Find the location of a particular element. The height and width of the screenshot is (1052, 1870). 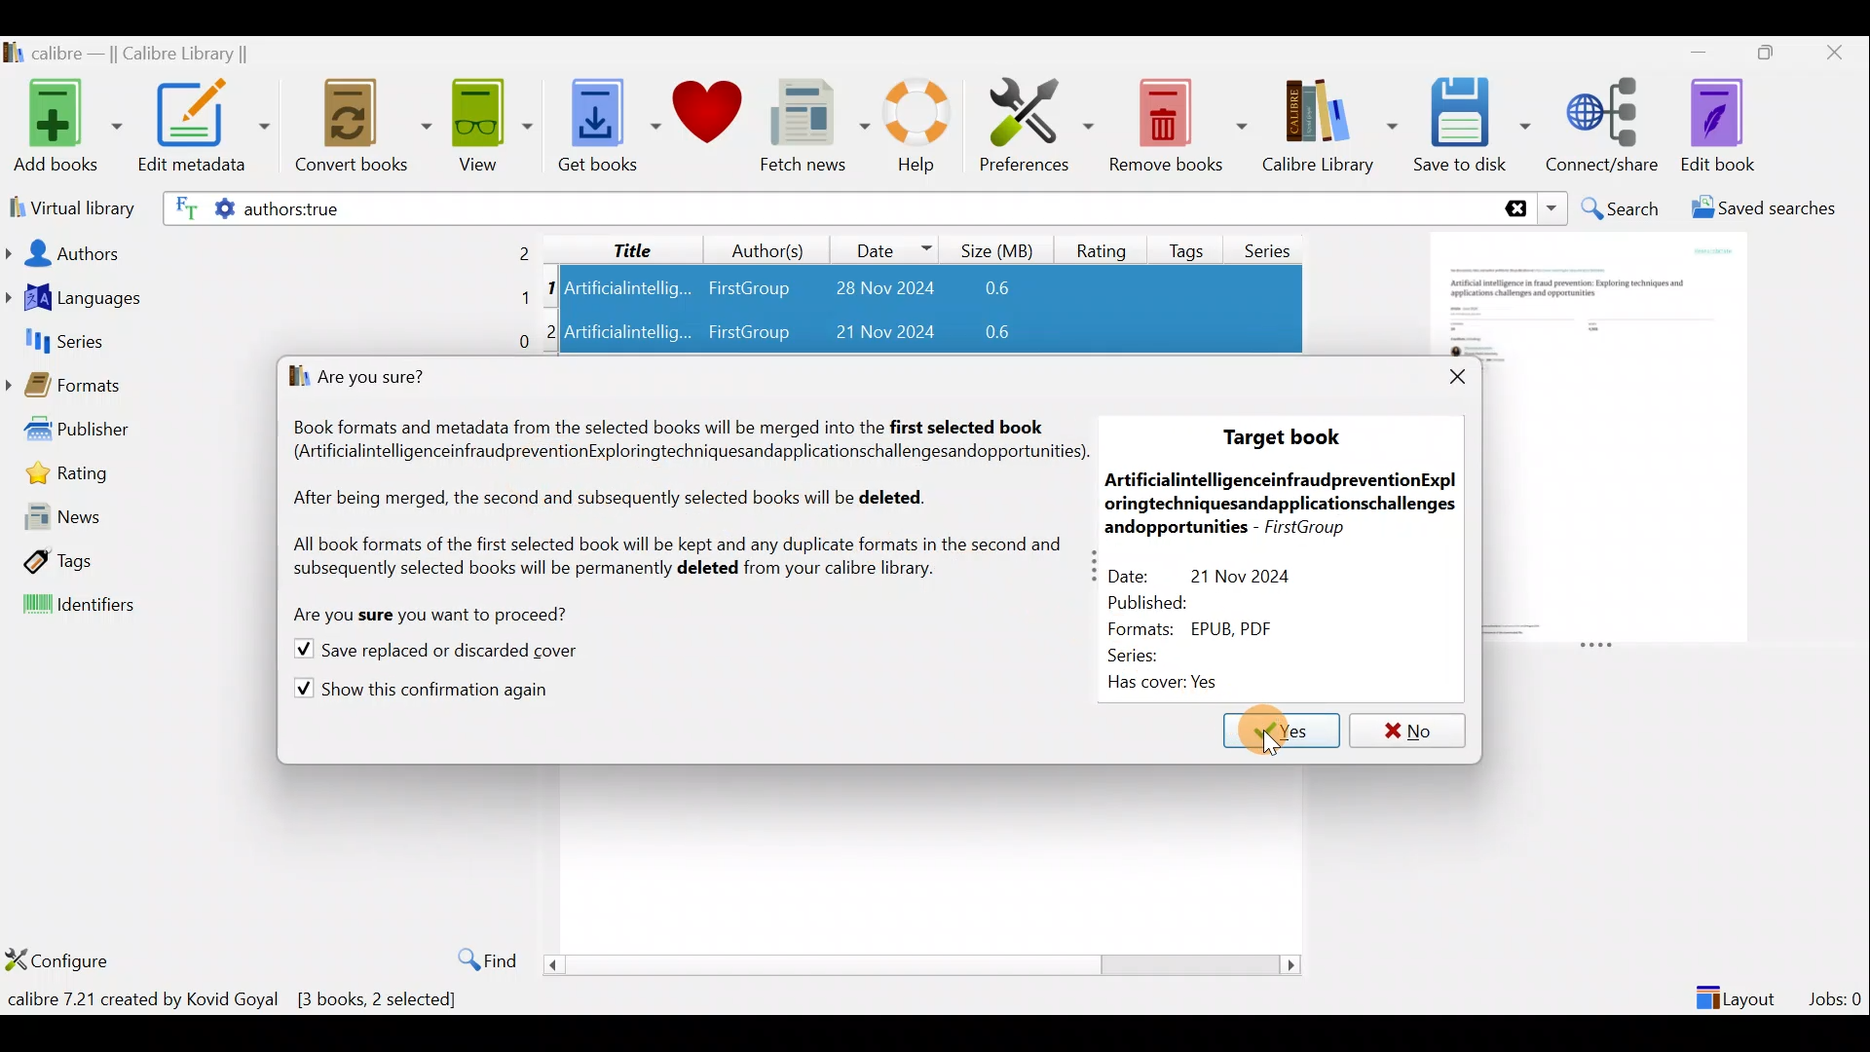

Size is located at coordinates (1001, 247).